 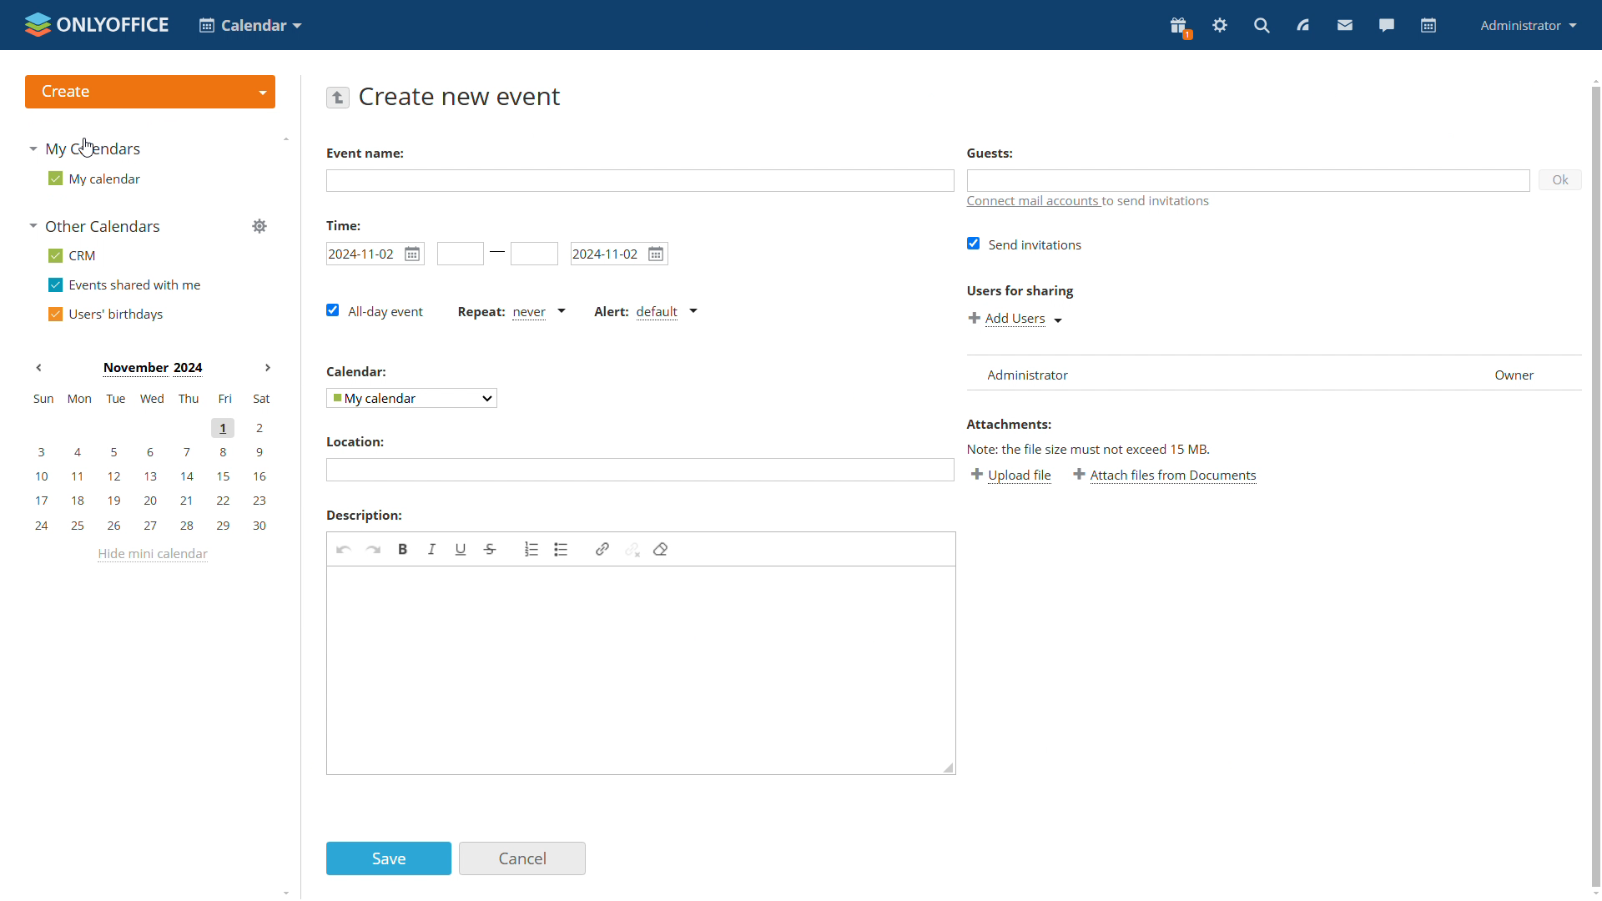 What do you see at coordinates (1303, 25) in the screenshot?
I see `view` at bounding box center [1303, 25].